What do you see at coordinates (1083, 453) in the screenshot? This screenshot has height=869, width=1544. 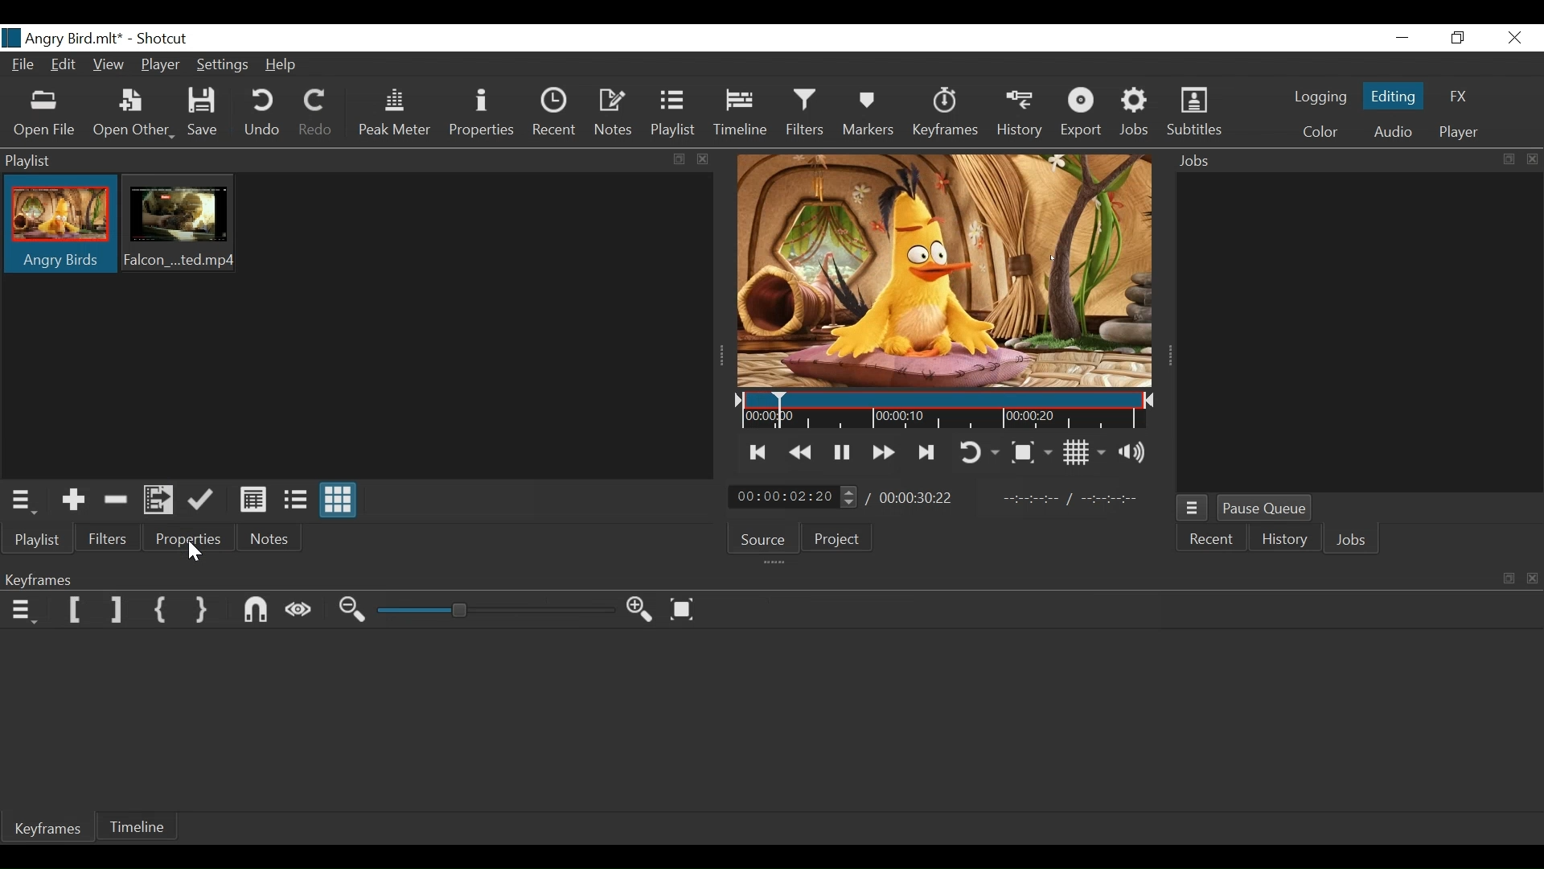 I see `Toggle display grid on player` at bounding box center [1083, 453].